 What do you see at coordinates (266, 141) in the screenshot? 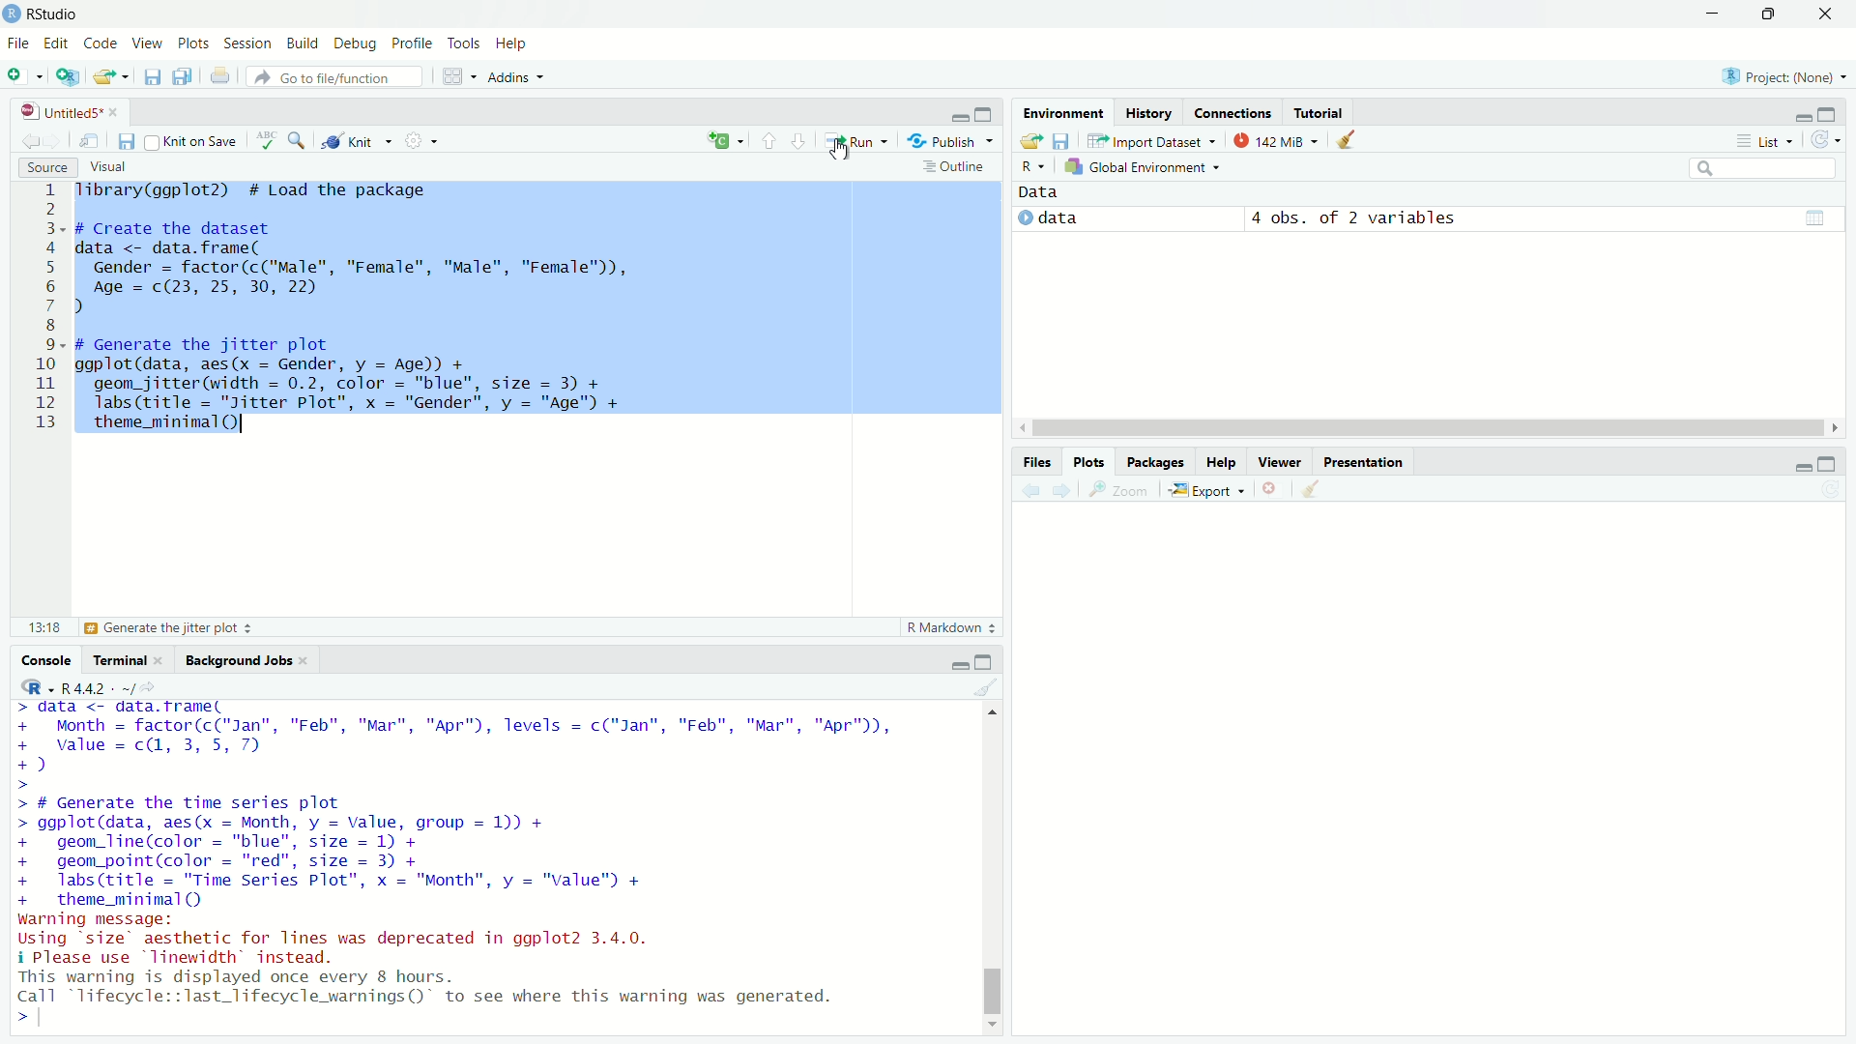
I see `spell check` at bounding box center [266, 141].